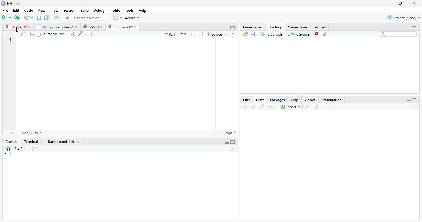 The height and width of the screenshot is (222, 422). I want to click on Console, so click(12, 142).